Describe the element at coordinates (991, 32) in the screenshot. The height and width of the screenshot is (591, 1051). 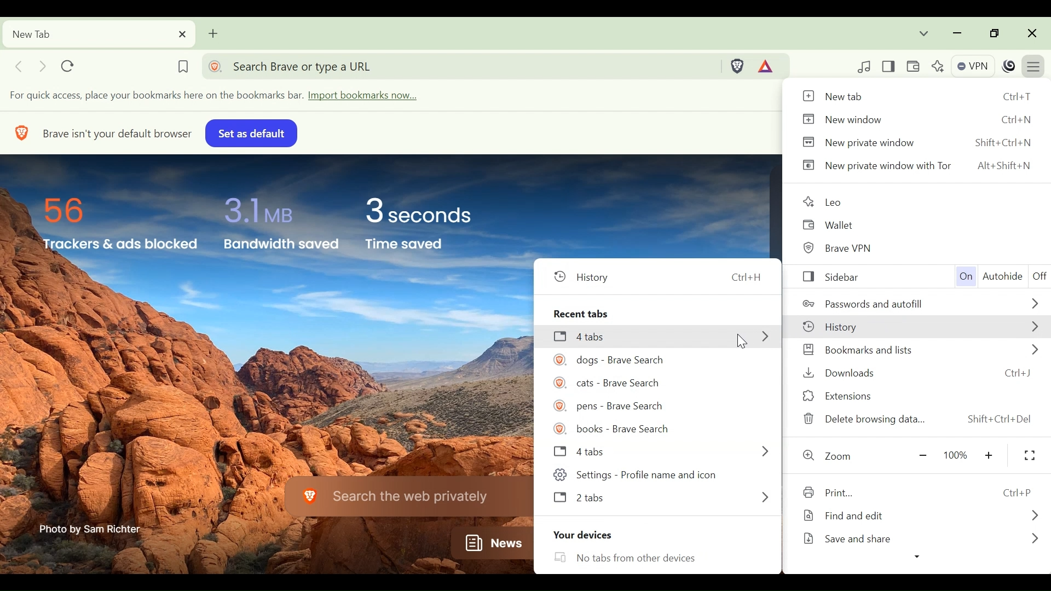
I see `restore` at that location.